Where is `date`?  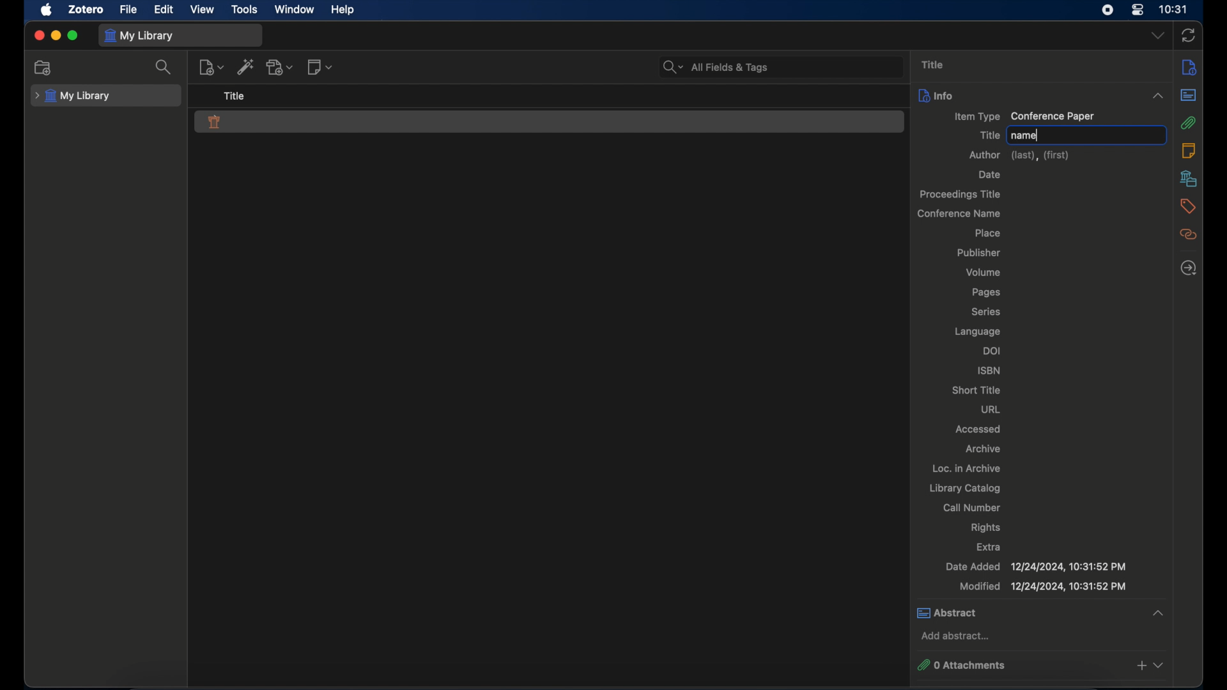 date is located at coordinates (991, 174).